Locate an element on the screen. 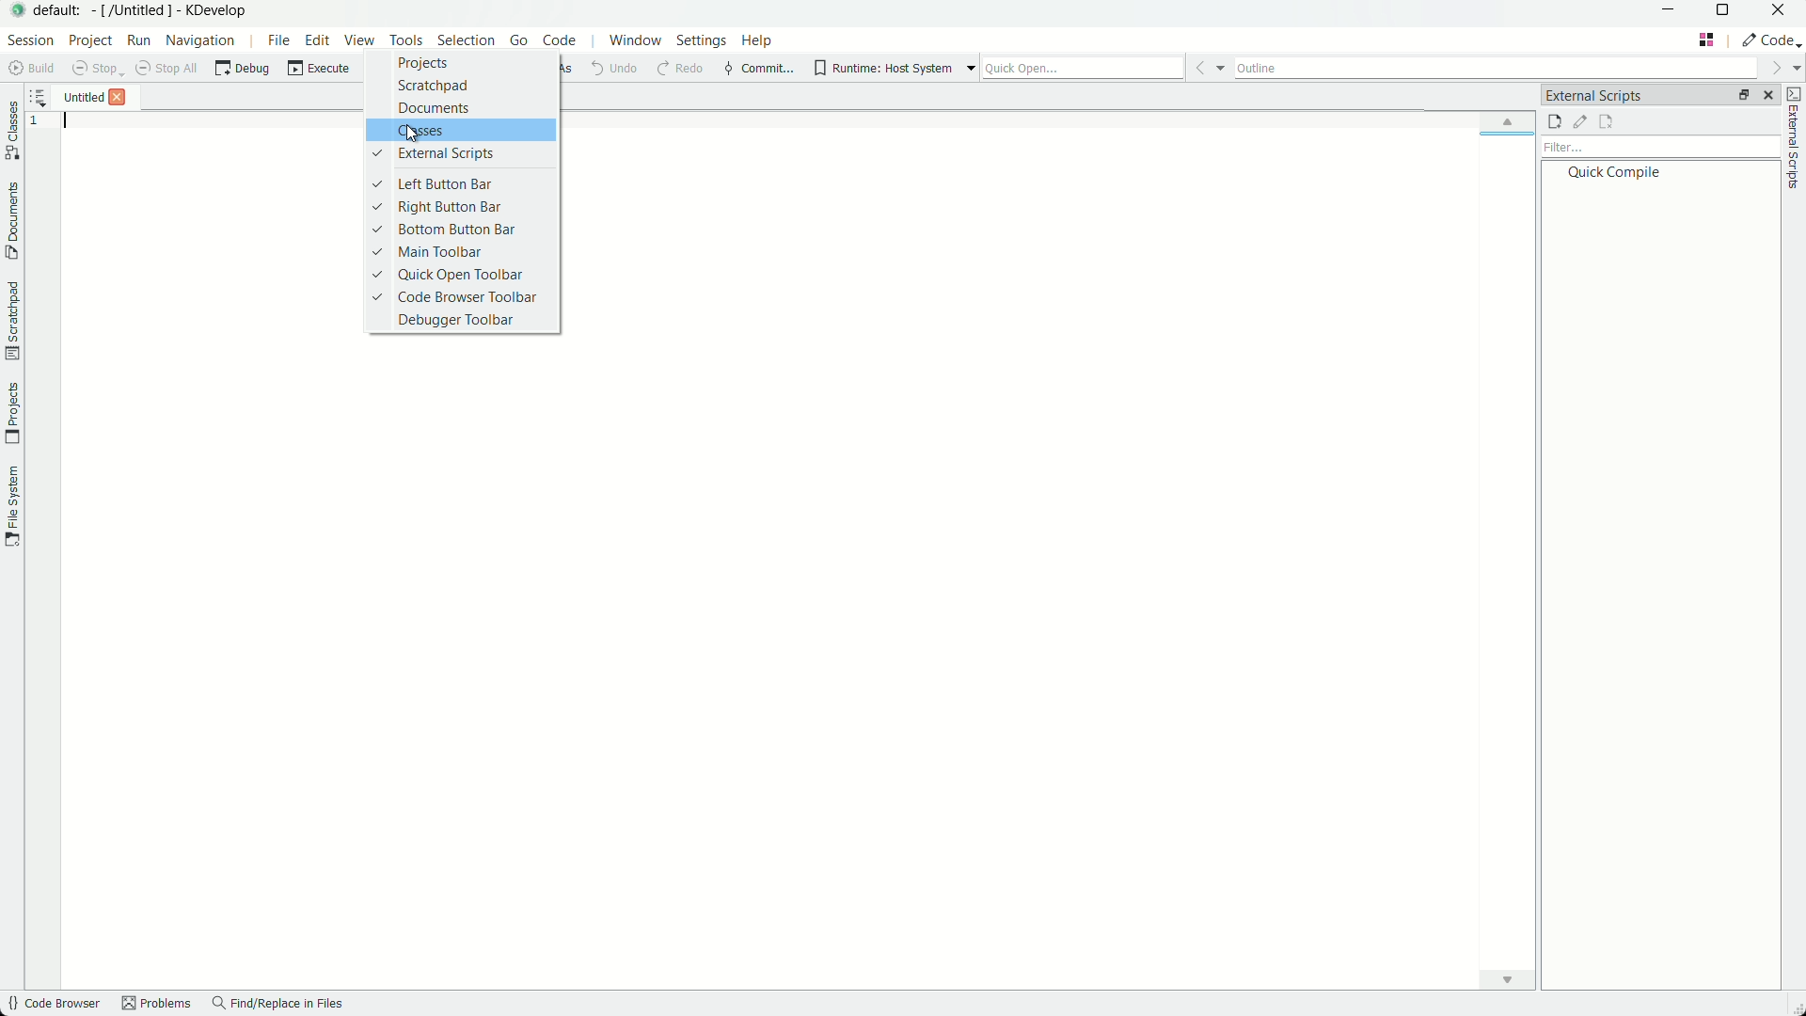 This screenshot has width=1806, height=1016. filter is located at coordinates (1658, 149).